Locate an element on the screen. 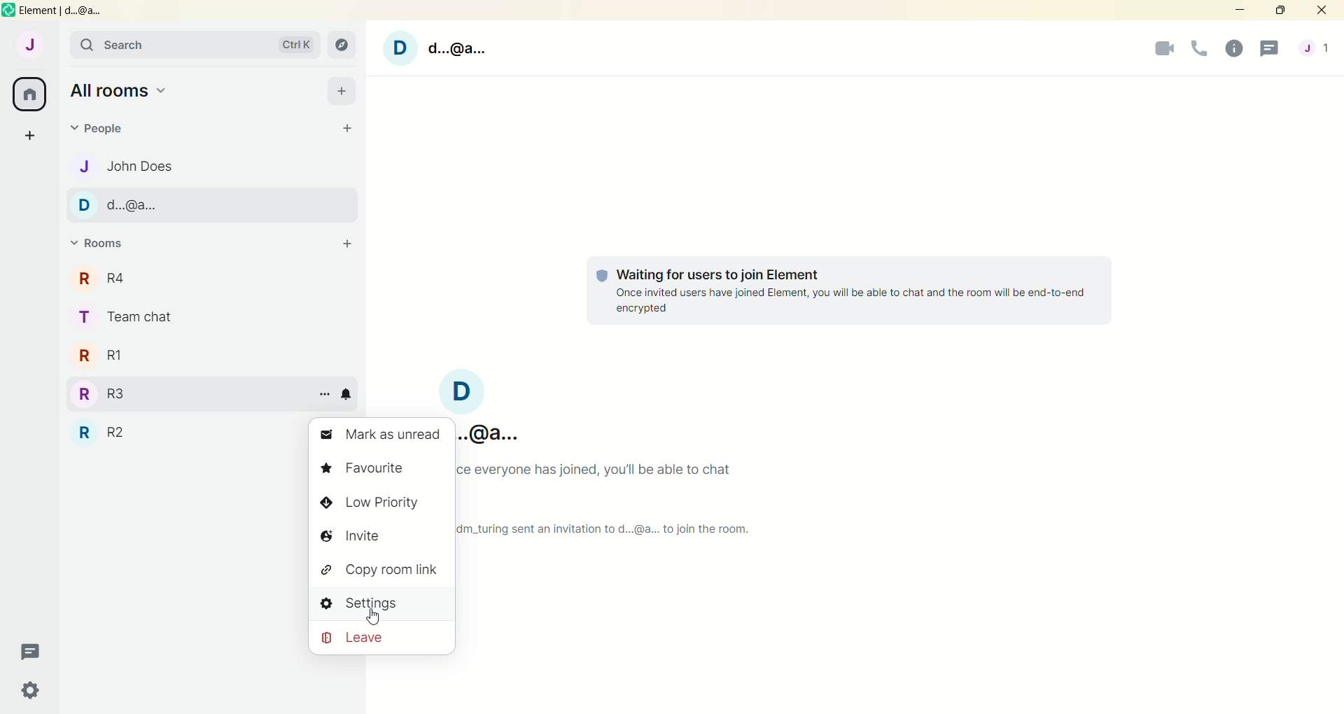 This screenshot has width=1344, height=714. people is located at coordinates (103, 129).